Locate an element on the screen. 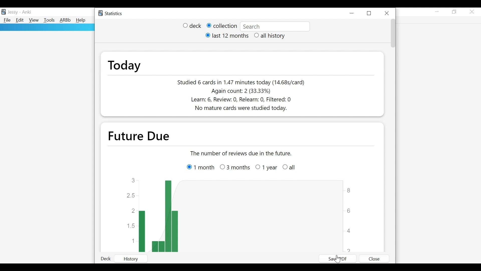  Vertical Scroll bar is located at coordinates (393, 34).